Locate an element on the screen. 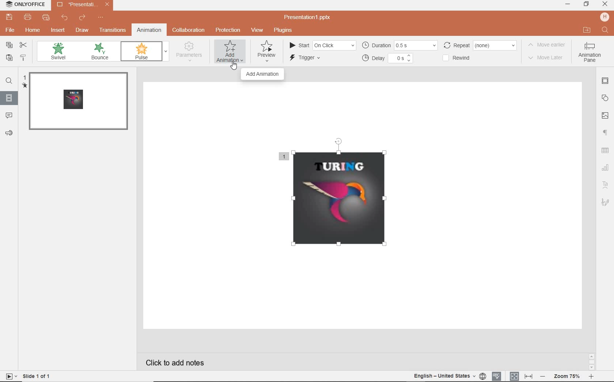 The width and height of the screenshot is (614, 382). draw is located at coordinates (83, 31).